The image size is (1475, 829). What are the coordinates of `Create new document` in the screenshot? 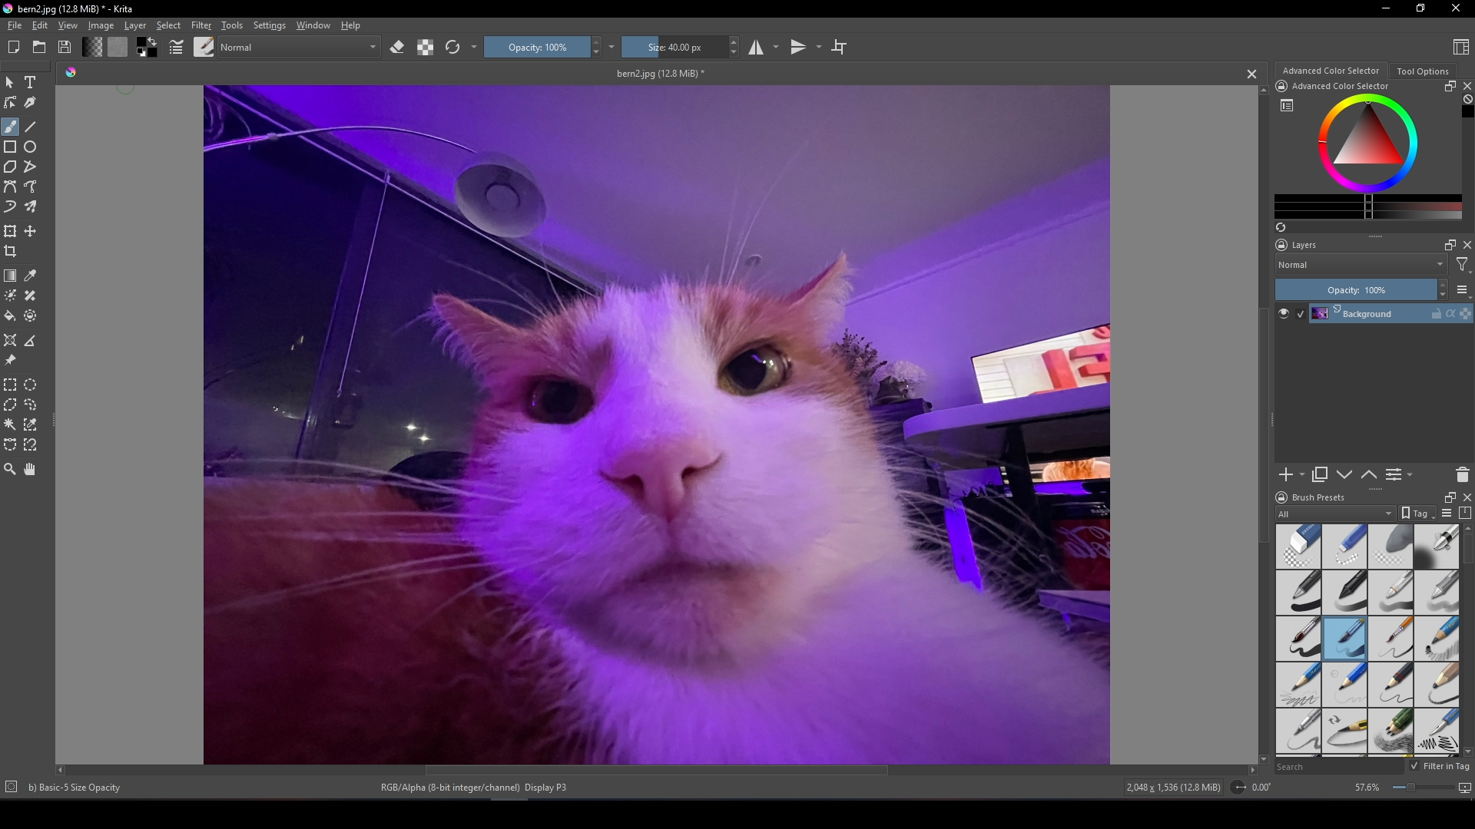 It's located at (15, 48).